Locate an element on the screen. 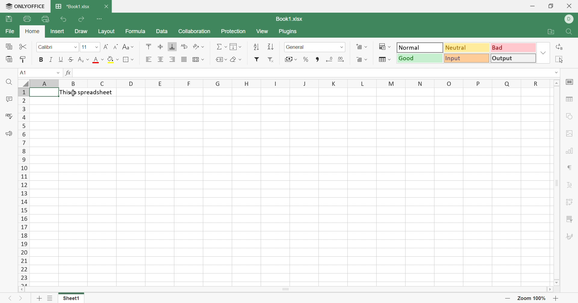  Zoom In is located at coordinates (556, 298).